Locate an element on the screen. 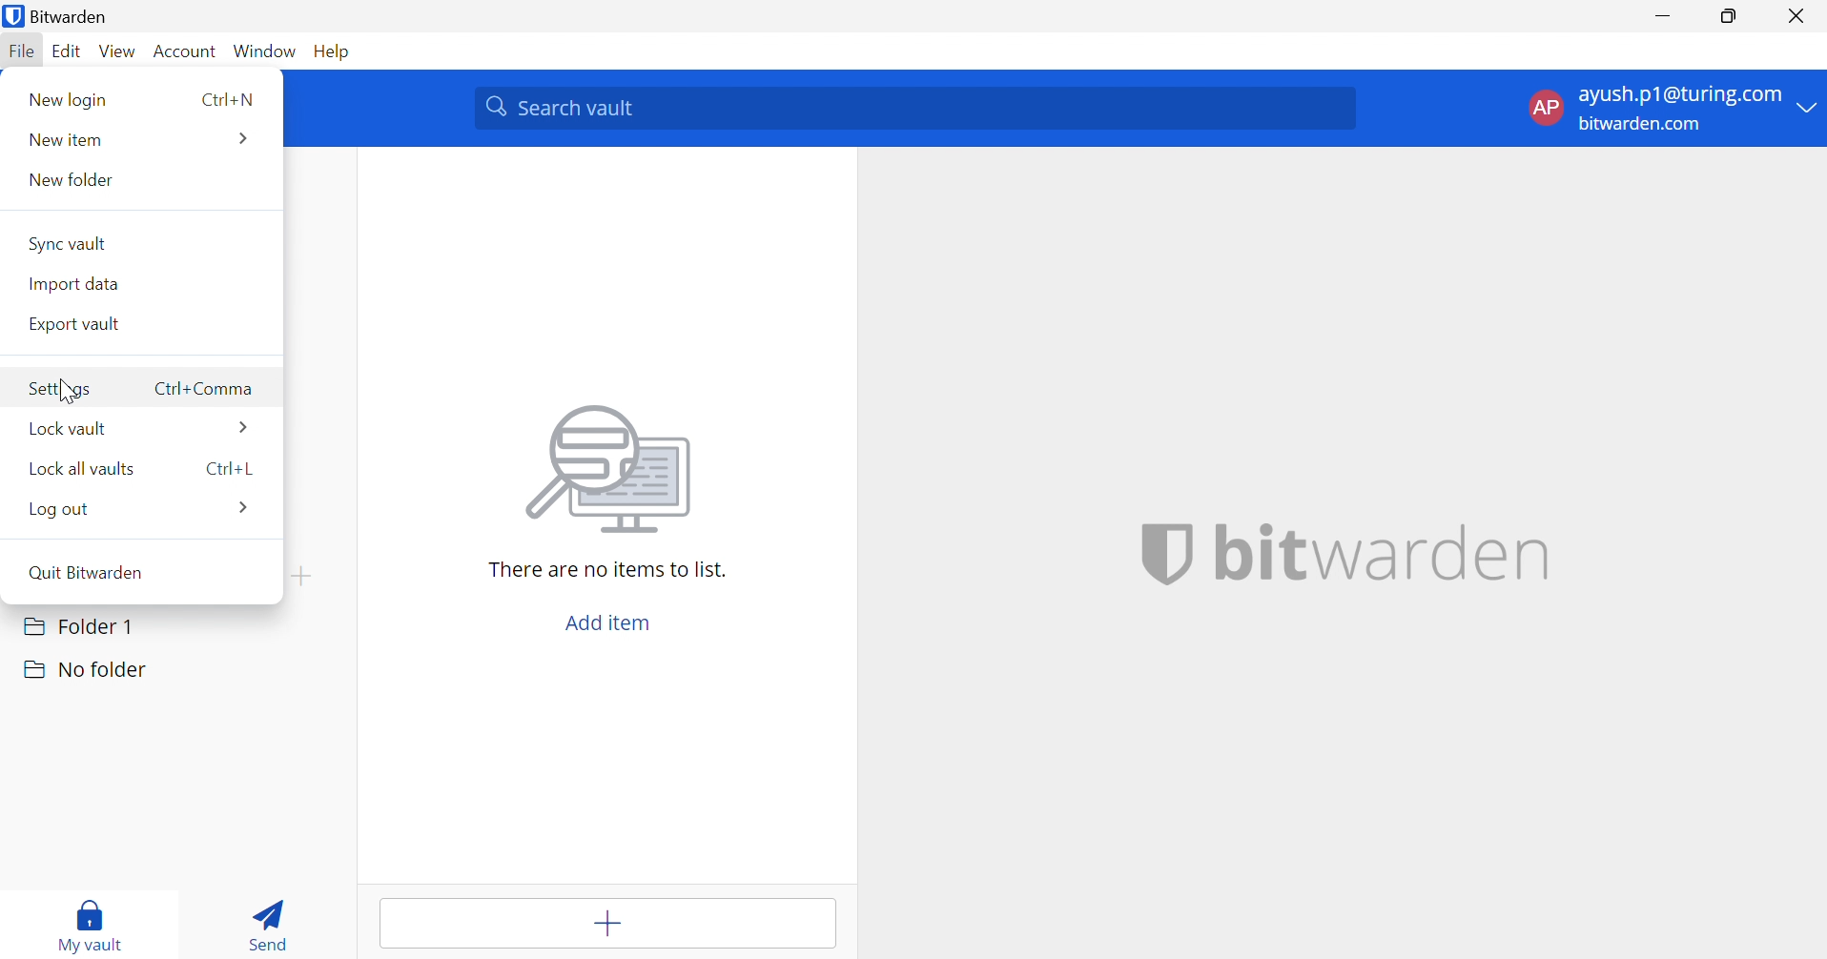 Image resolution: width=1827 pixels, height=959 pixels. Add folder is located at coordinates (301, 576).